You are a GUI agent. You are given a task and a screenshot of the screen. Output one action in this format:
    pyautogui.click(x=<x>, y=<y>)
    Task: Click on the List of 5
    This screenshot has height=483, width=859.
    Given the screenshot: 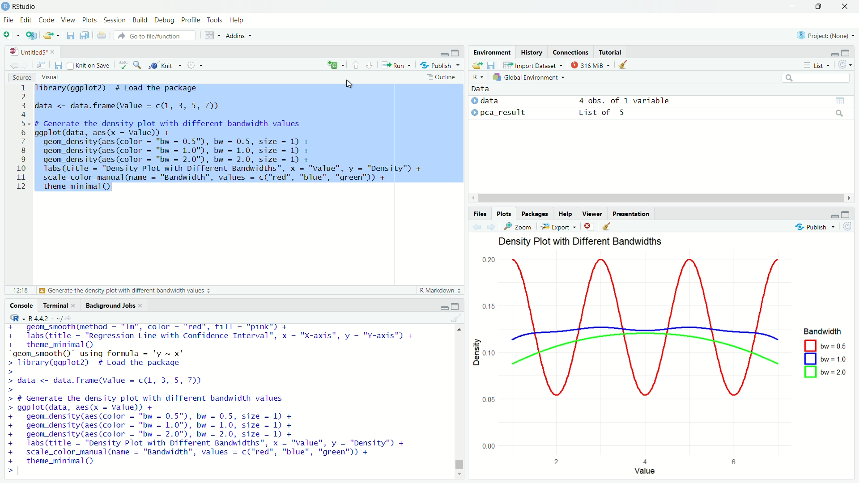 What is the action you would take?
    pyautogui.click(x=604, y=113)
    